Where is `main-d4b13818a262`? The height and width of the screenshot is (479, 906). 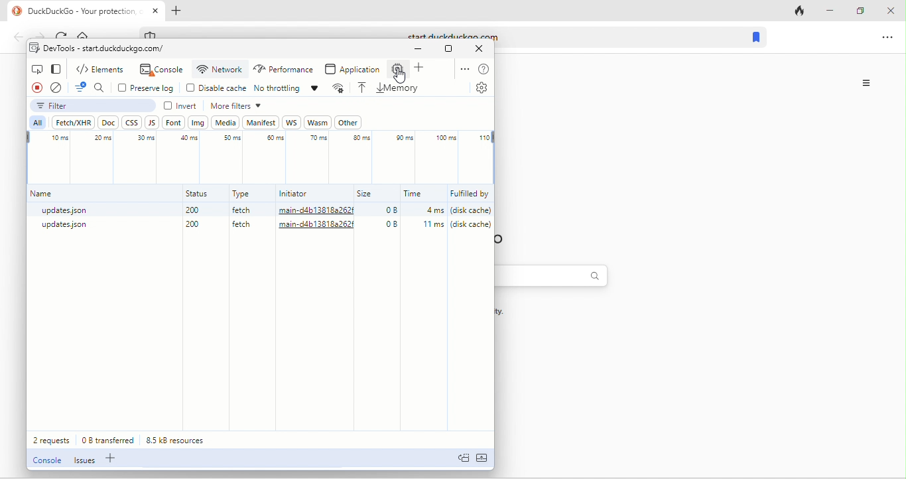 main-d4b13818a262 is located at coordinates (317, 212).